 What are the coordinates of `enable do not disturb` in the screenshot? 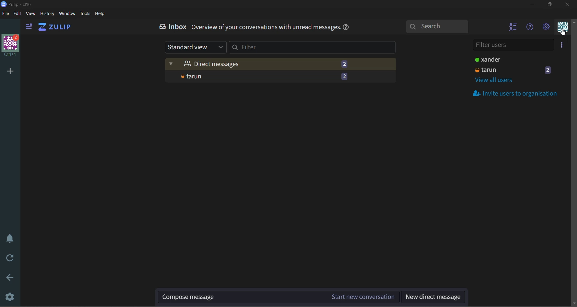 It's located at (9, 241).